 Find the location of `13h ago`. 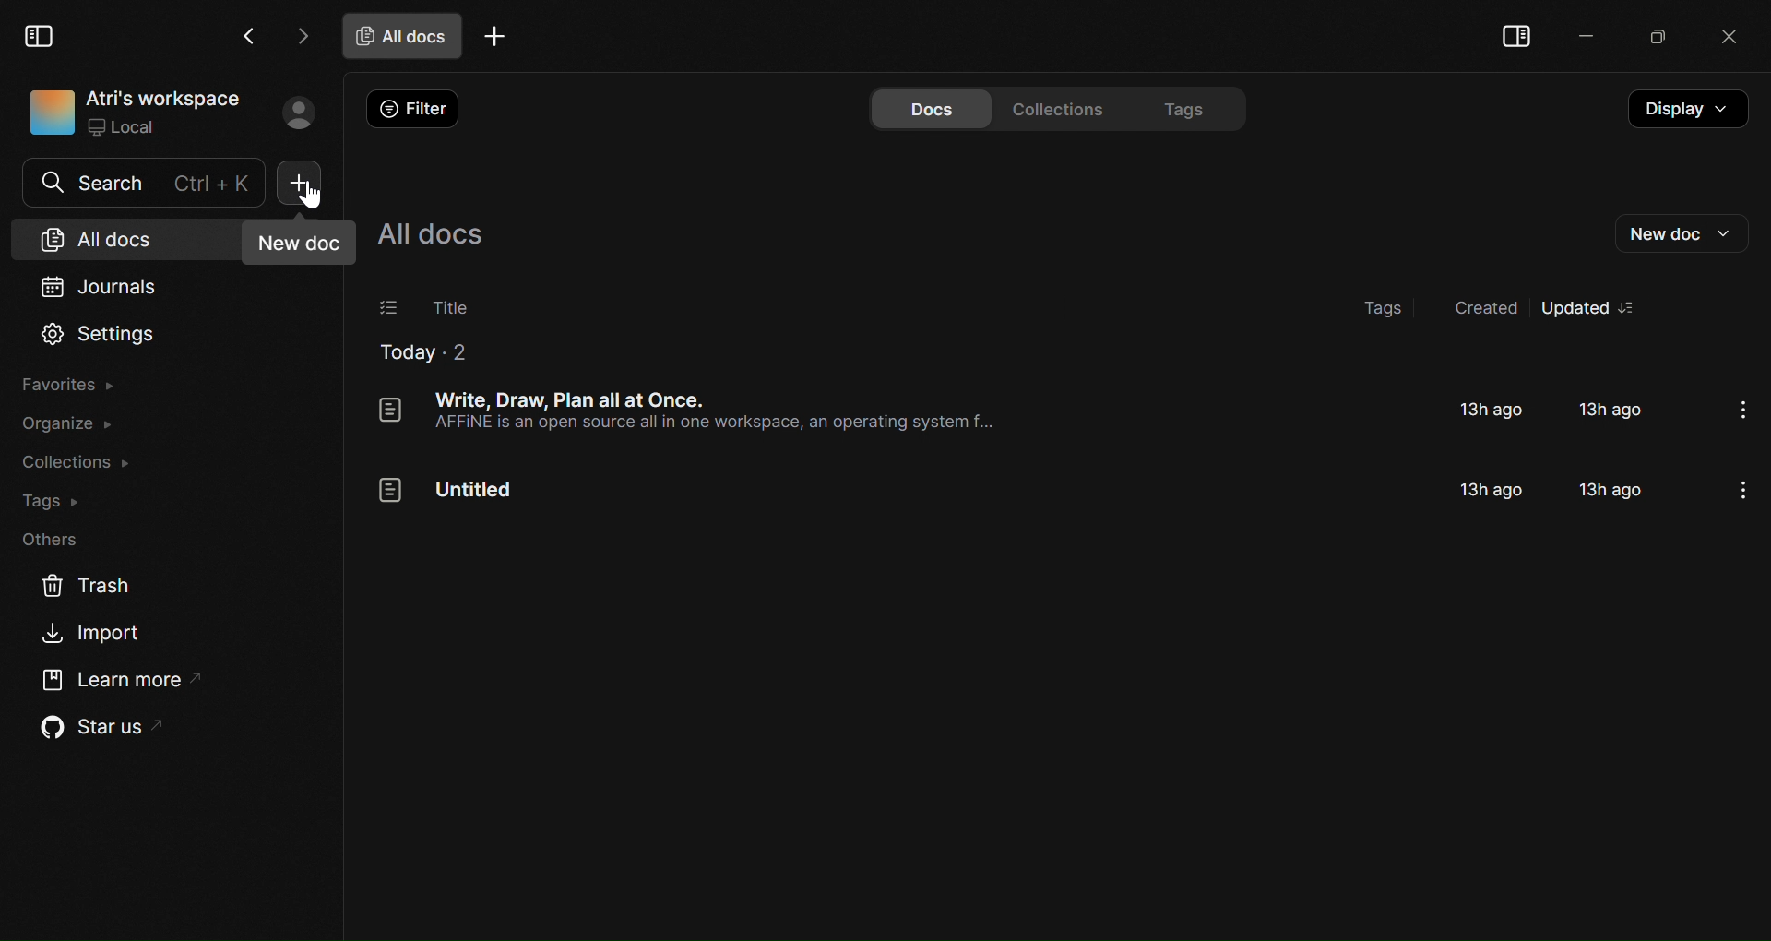

13h ago is located at coordinates (1492, 491).